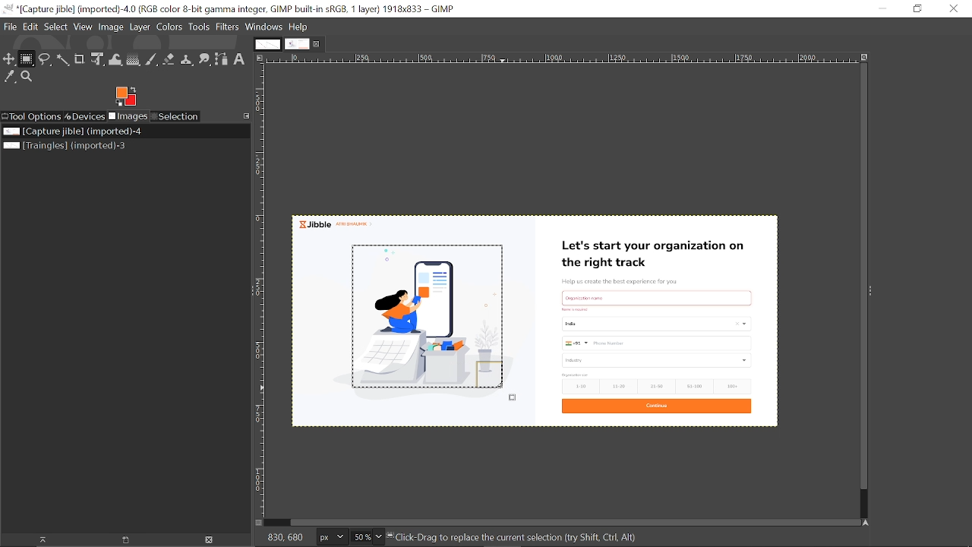  I want to click on Current tab, so click(298, 44).